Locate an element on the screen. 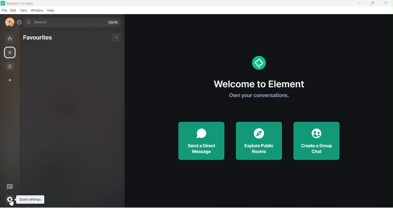 Image resolution: width=393 pixels, height=208 pixels. add is located at coordinates (117, 37).